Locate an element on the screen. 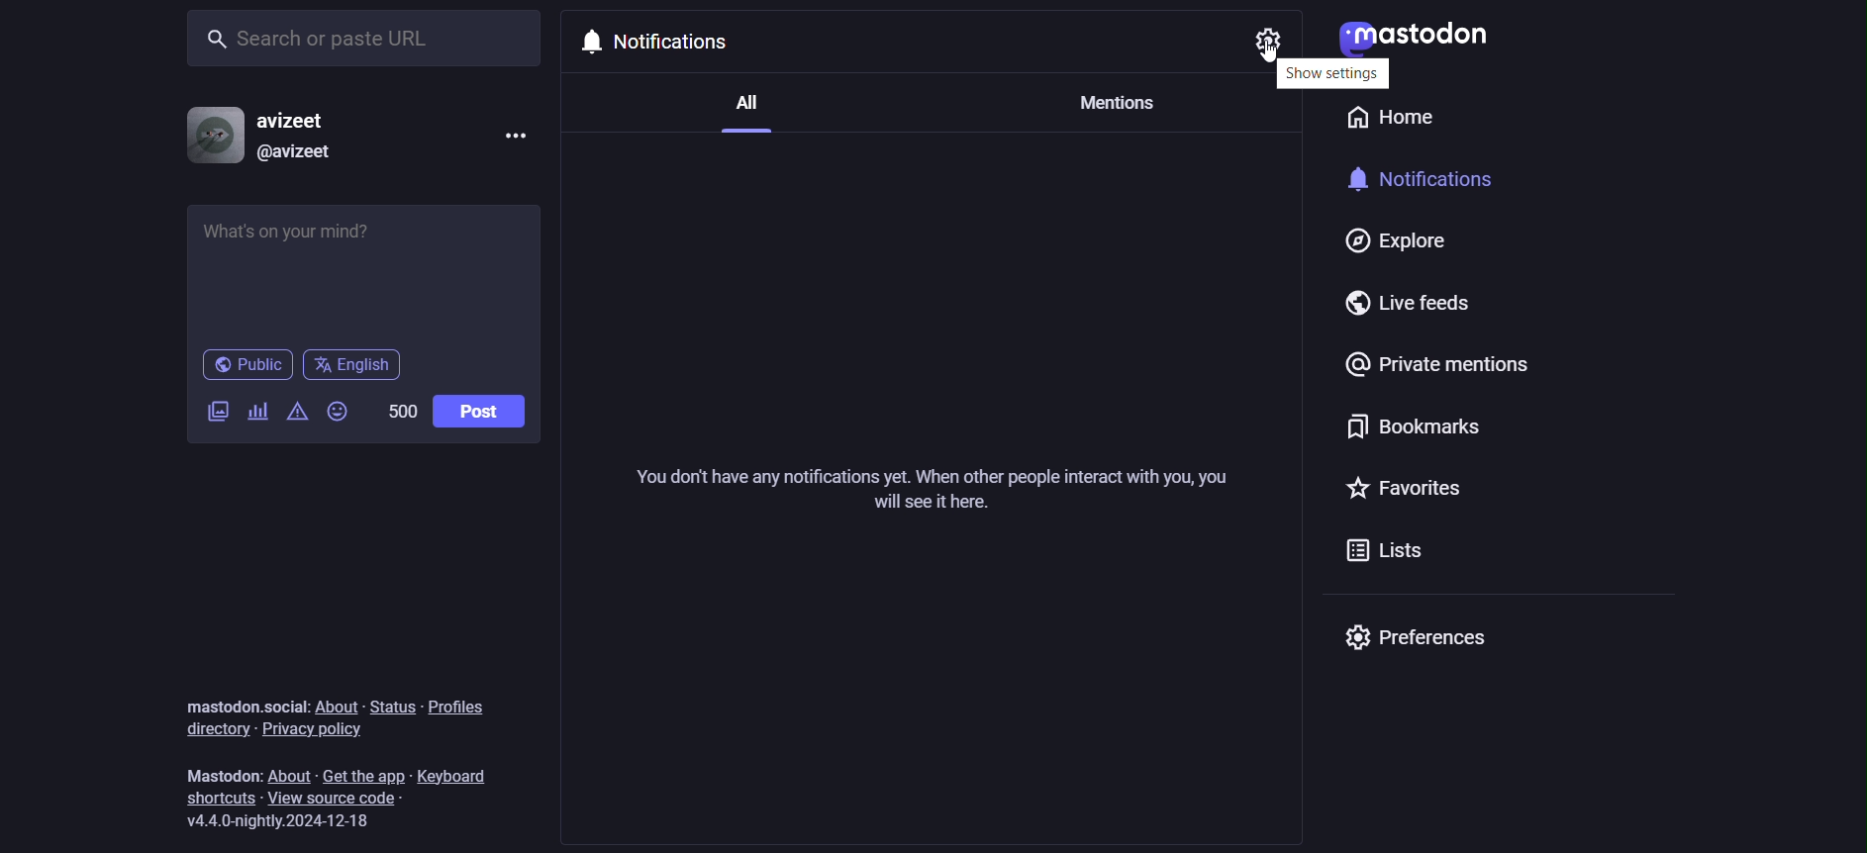  profile picture is located at coordinates (211, 136).